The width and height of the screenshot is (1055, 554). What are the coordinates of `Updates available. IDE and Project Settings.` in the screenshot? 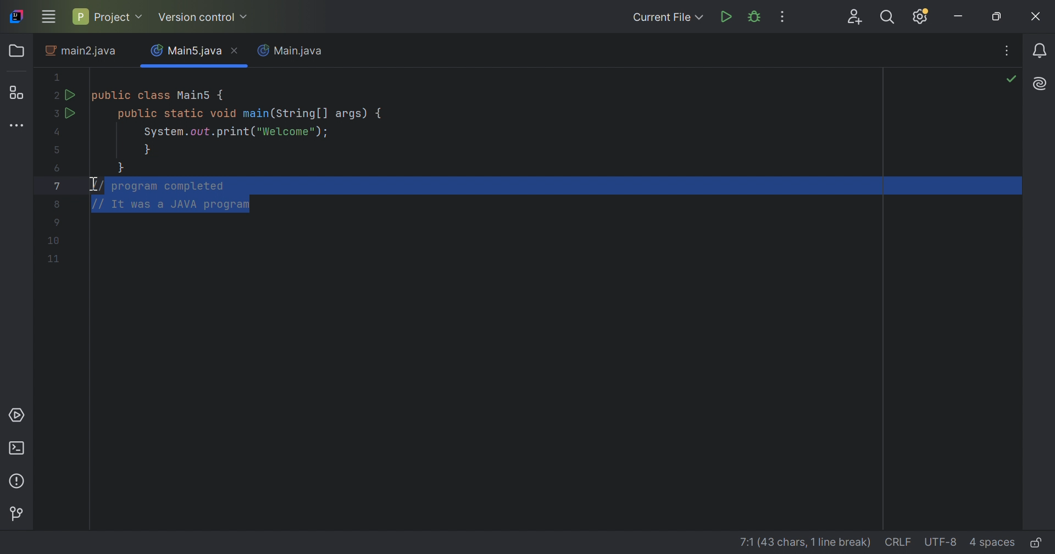 It's located at (923, 17).